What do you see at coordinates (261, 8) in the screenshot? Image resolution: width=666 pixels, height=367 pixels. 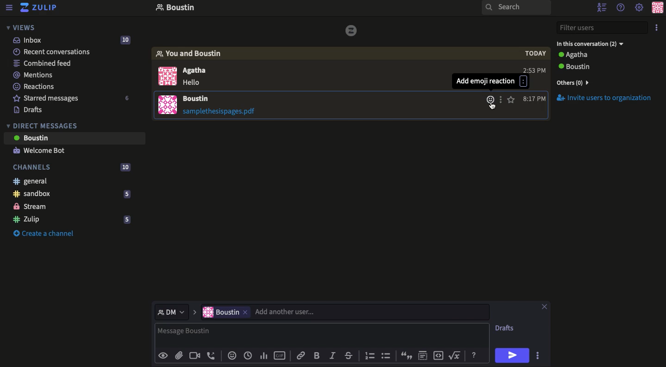 I see `Inbox` at bounding box center [261, 8].